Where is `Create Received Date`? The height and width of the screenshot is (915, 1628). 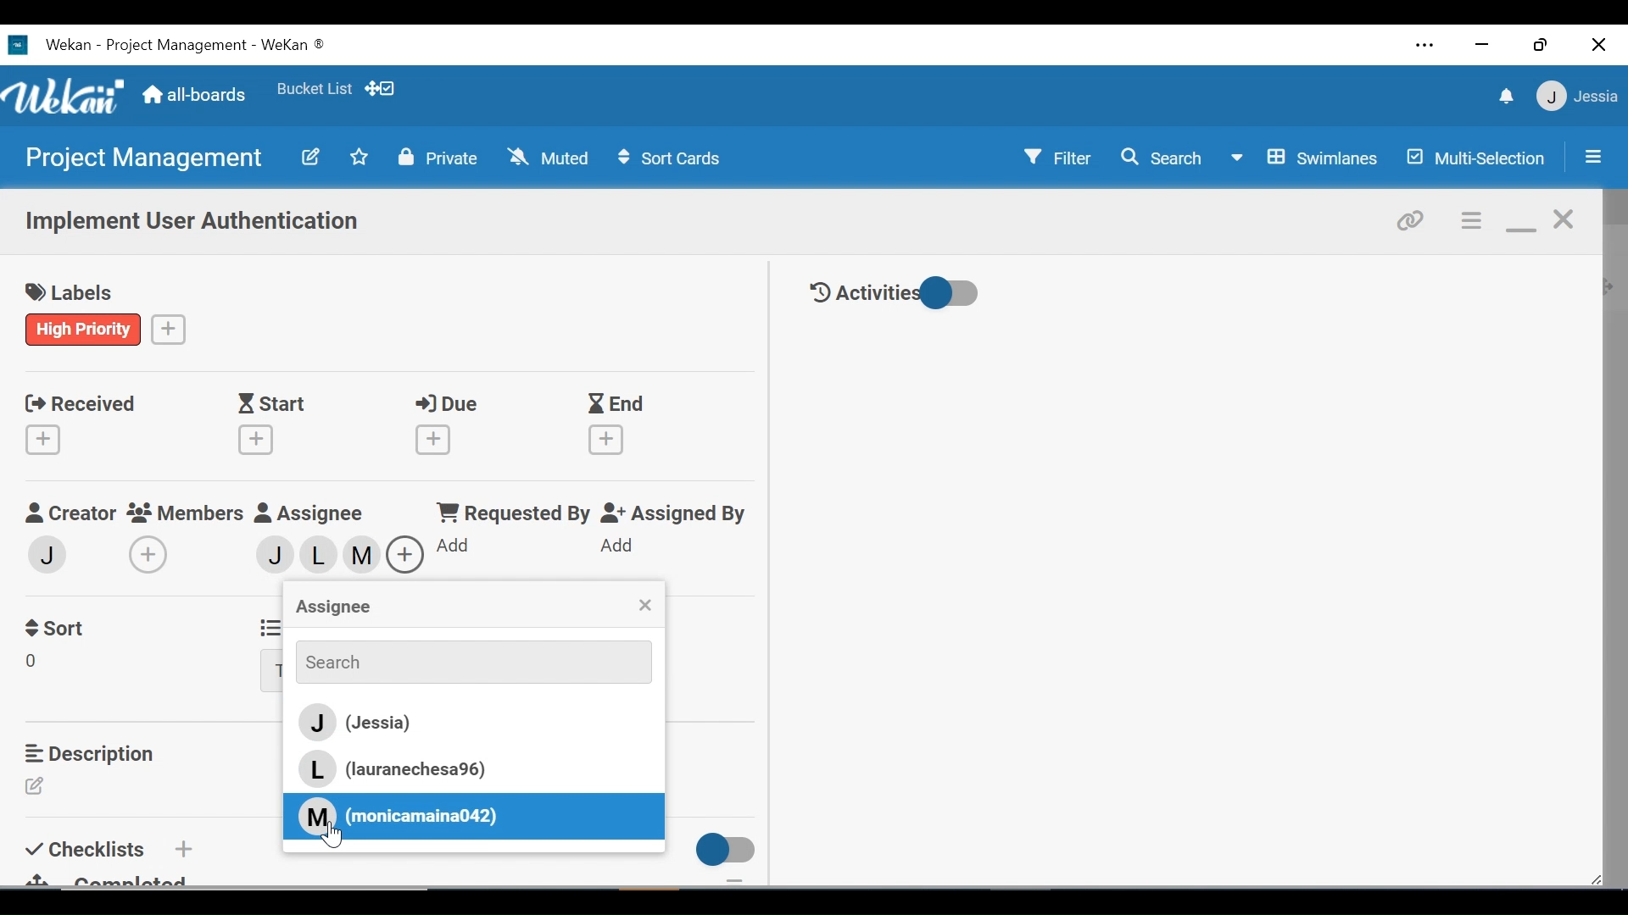
Create Received Date is located at coordinates (47, 439).